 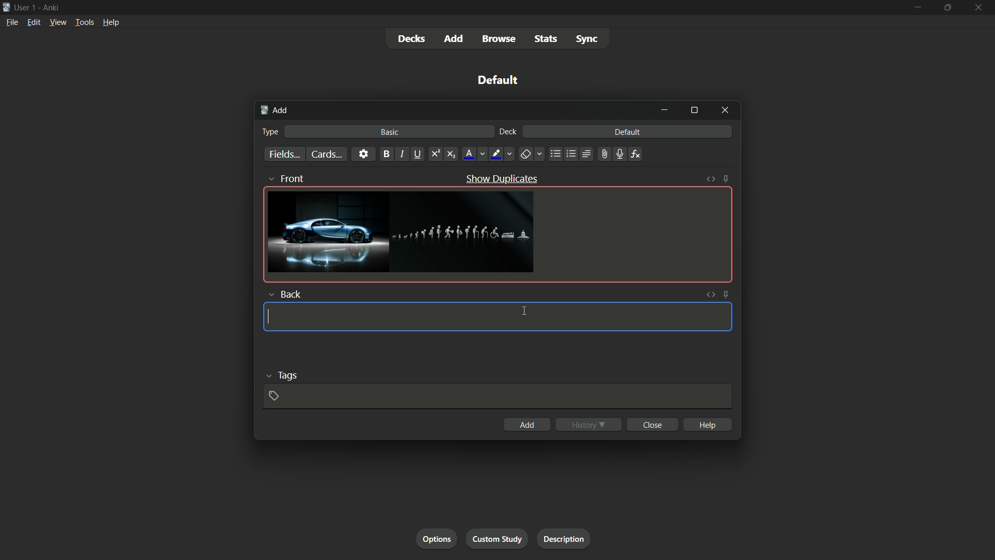 What do you see at coordinates (726, 111) in the screenshot?
I see `close window` at bounding box center [726, 111].